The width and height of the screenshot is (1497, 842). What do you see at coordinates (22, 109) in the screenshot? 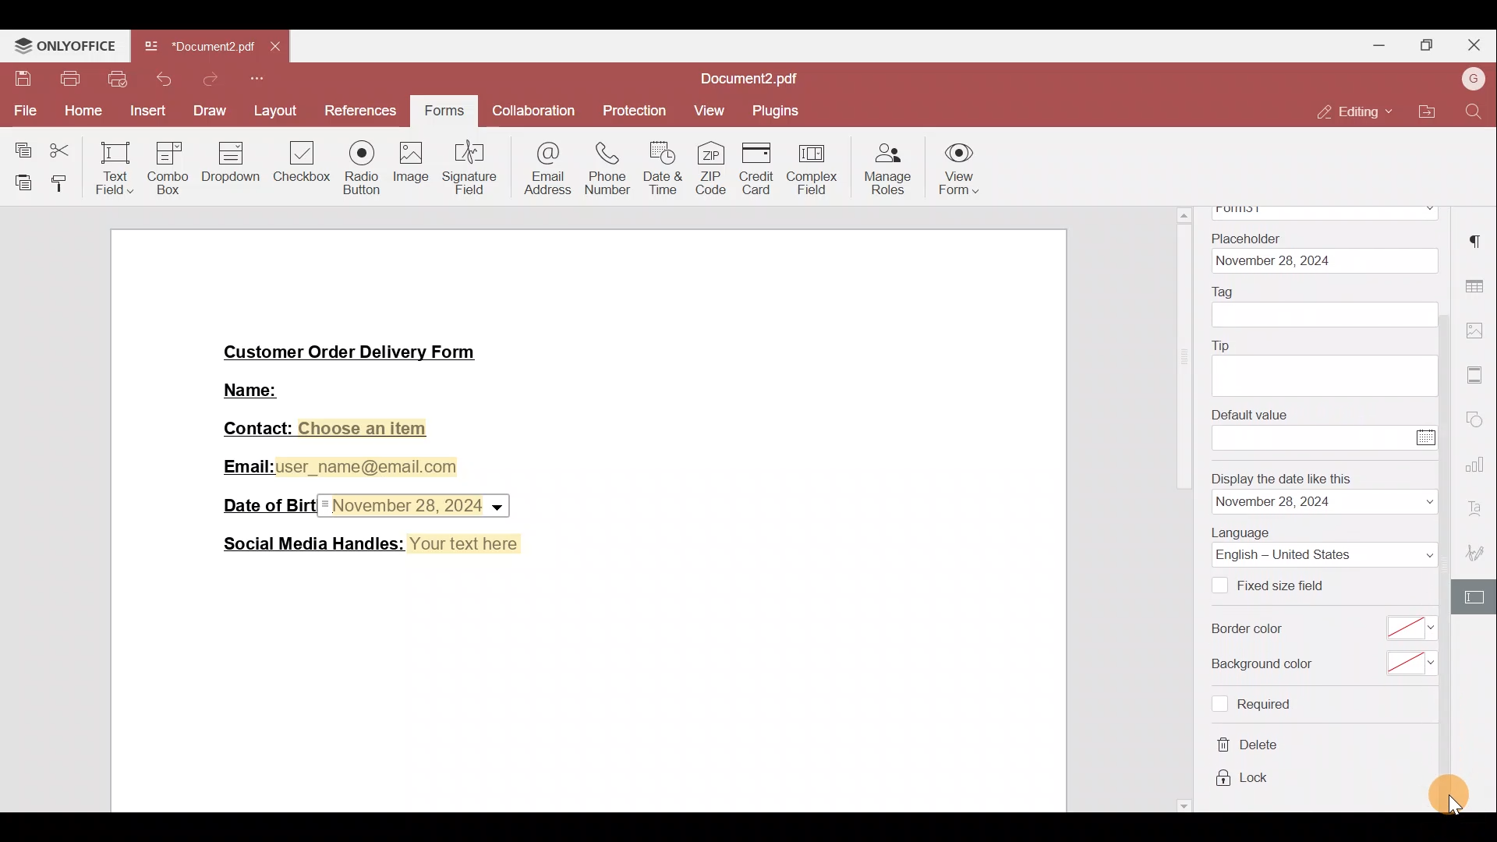
I see `File` at bounding box center [22, 109].